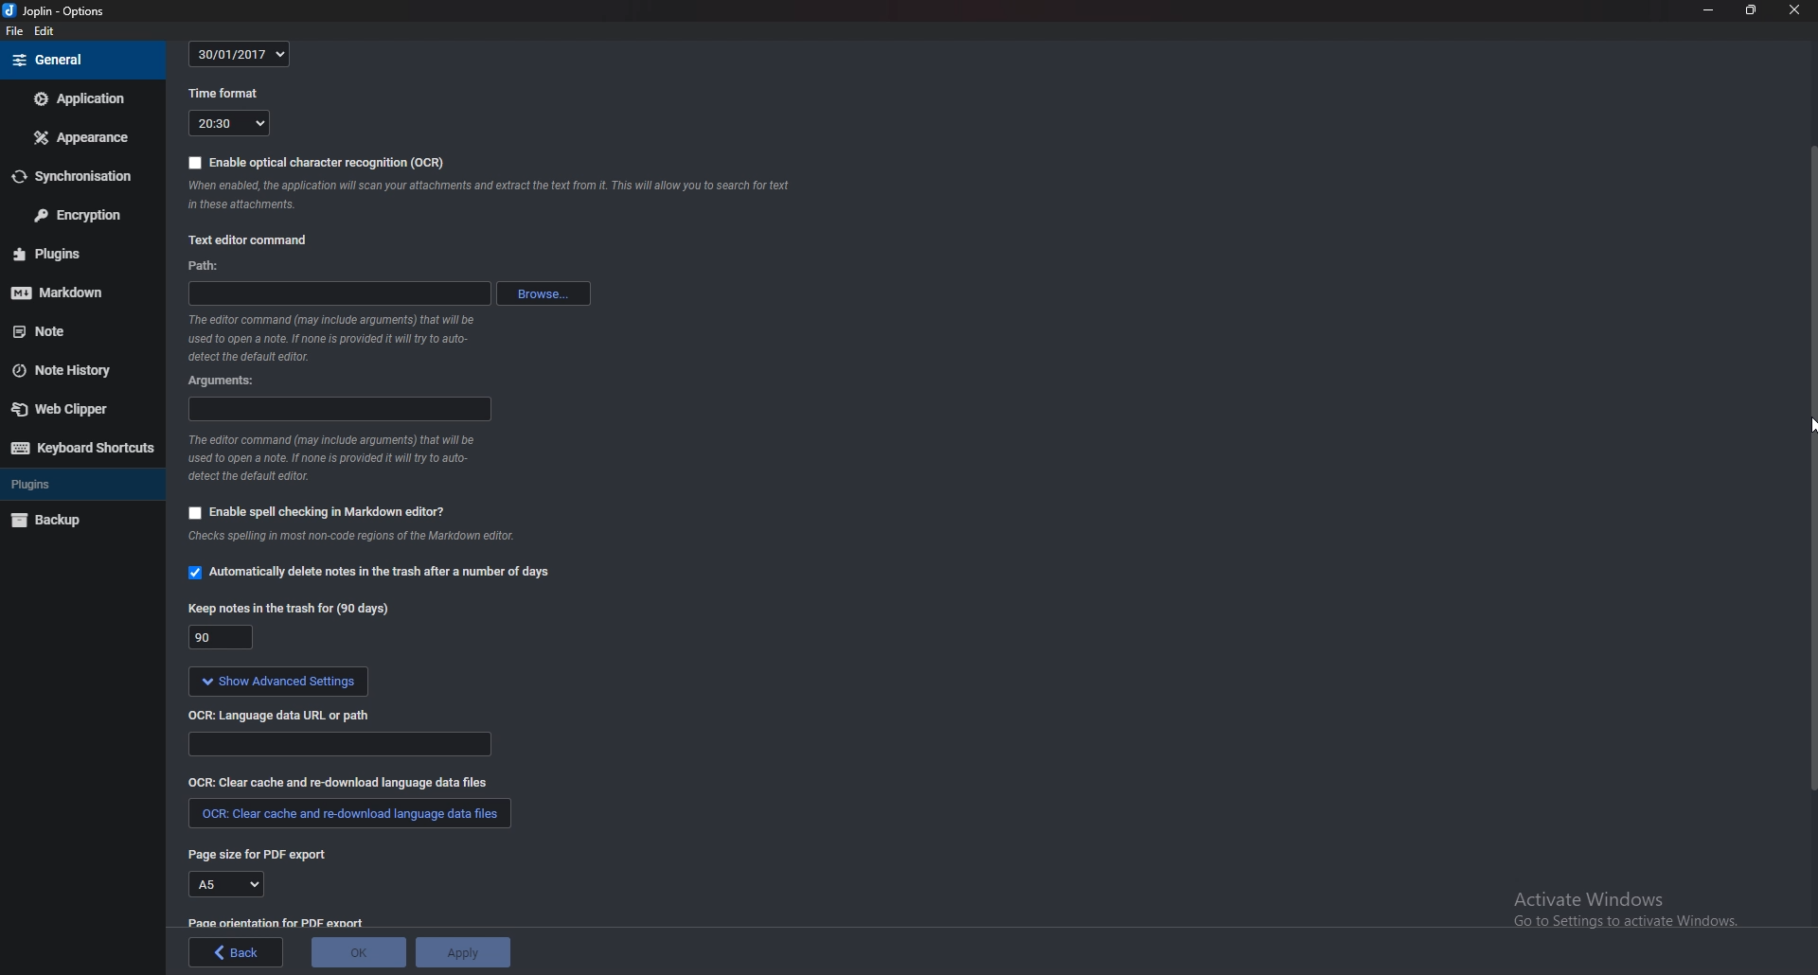 The image size is (1818, 975). Describe the element at coordinates (81, 449) in the screenshot. I see `Keyboard shortcuts` at that location.